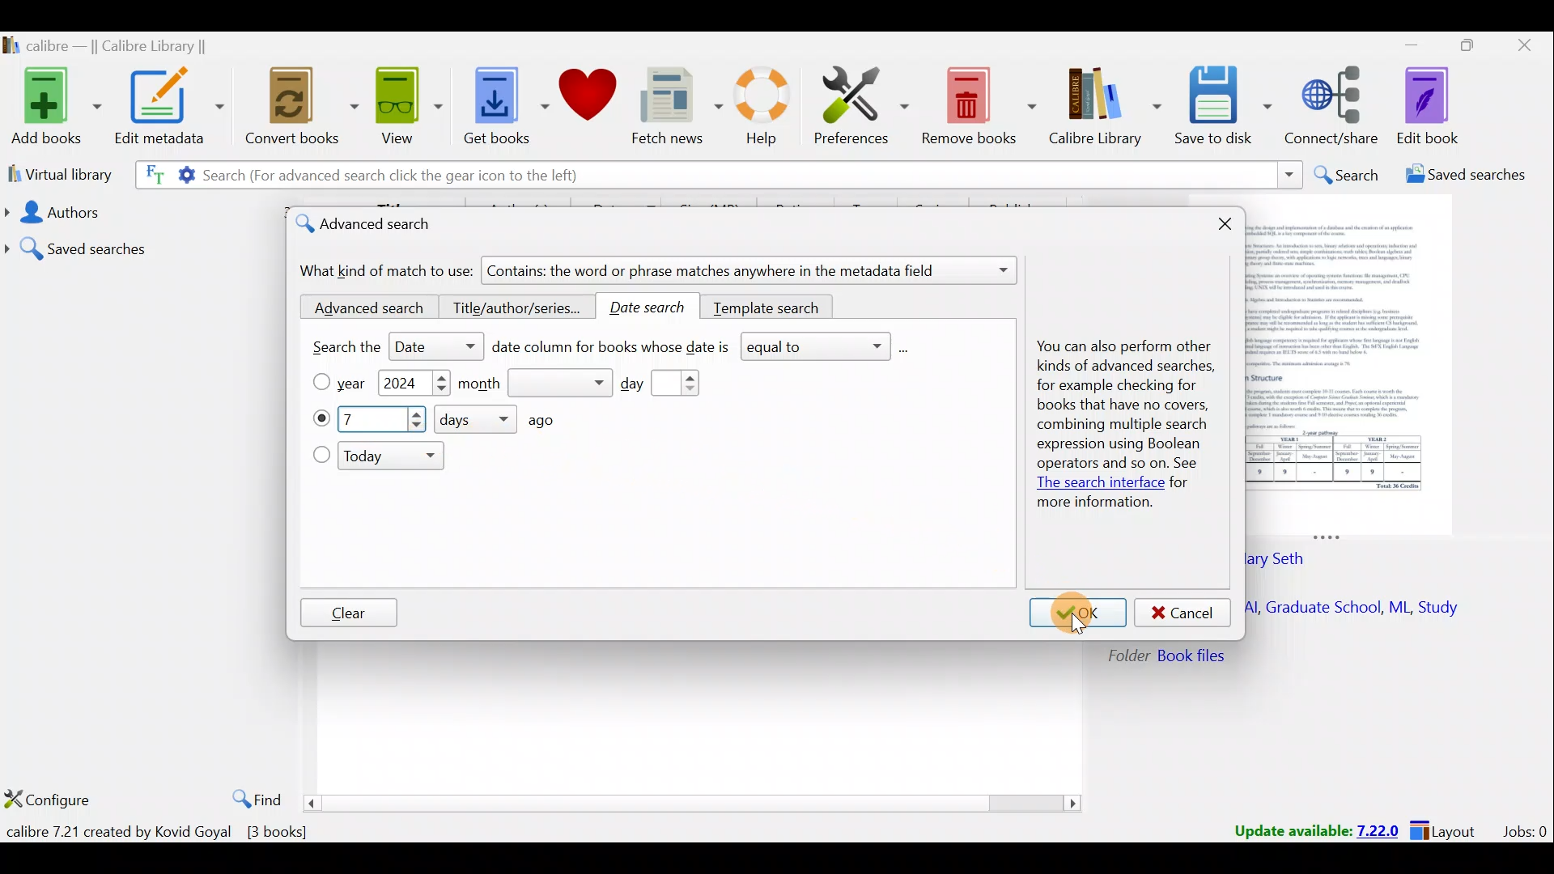 The height and width of the screenshot is (874, 1554). I want to click on Virtual library, so click(55, 173).